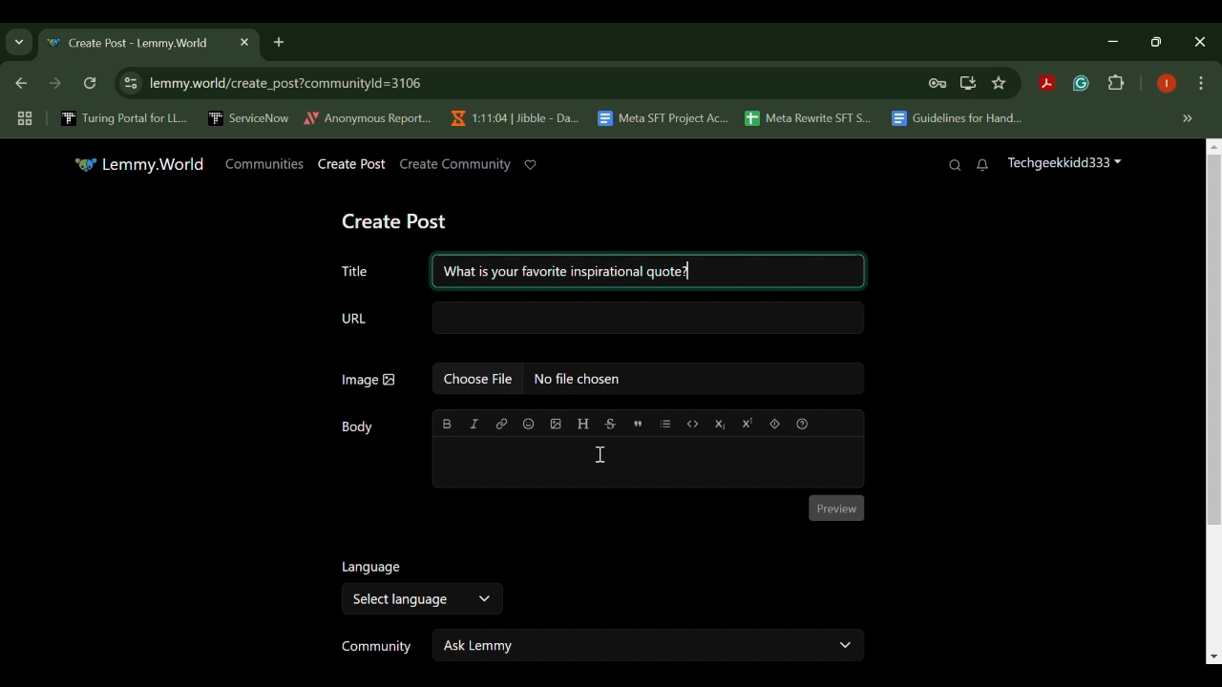 The height and width of the screenshot is (687, 1222). Describe the element at coordinates (1159, 41) in the screenshot. I see `Minimize Window` at that location.